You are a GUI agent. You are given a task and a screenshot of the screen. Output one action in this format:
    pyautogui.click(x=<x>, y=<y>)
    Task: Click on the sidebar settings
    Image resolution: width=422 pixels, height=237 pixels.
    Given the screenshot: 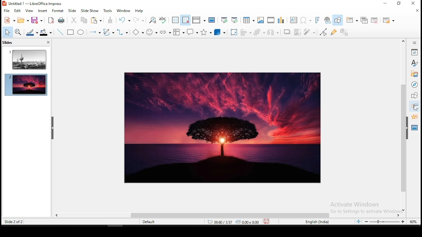 What is the action you would take?
    pyautogui.click(x=415, y=43)
    